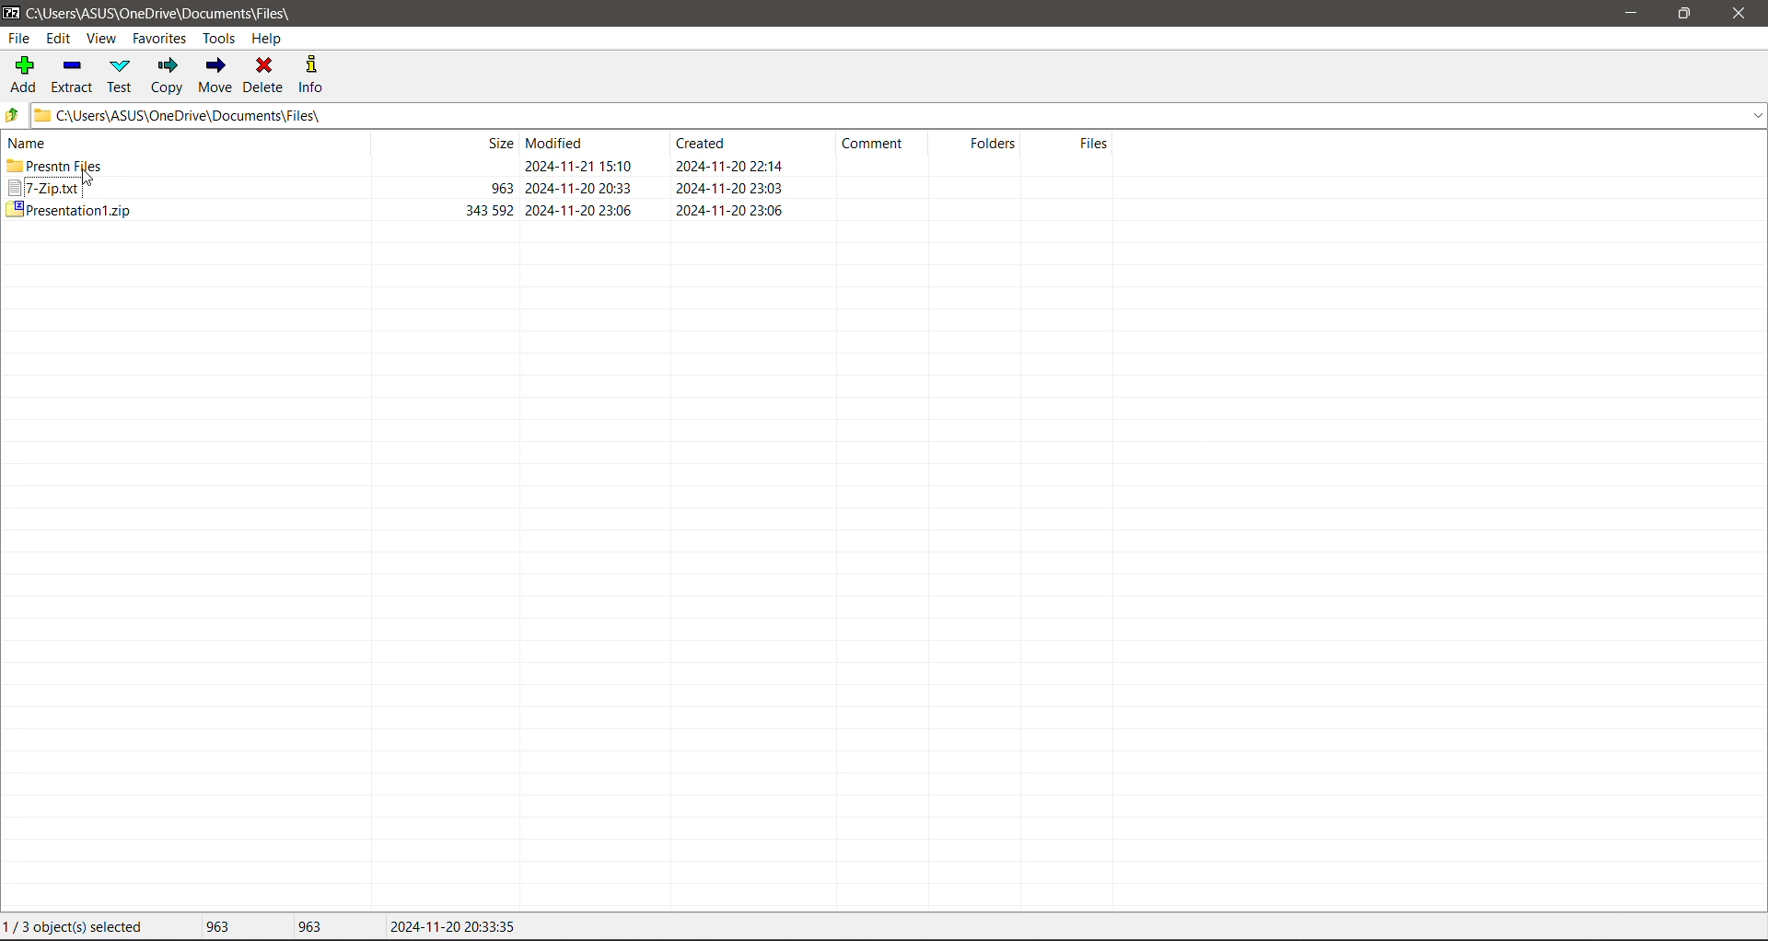  Describe the element at coordinates (157, 38) in the screenshot. I see `Favorites` at that location.